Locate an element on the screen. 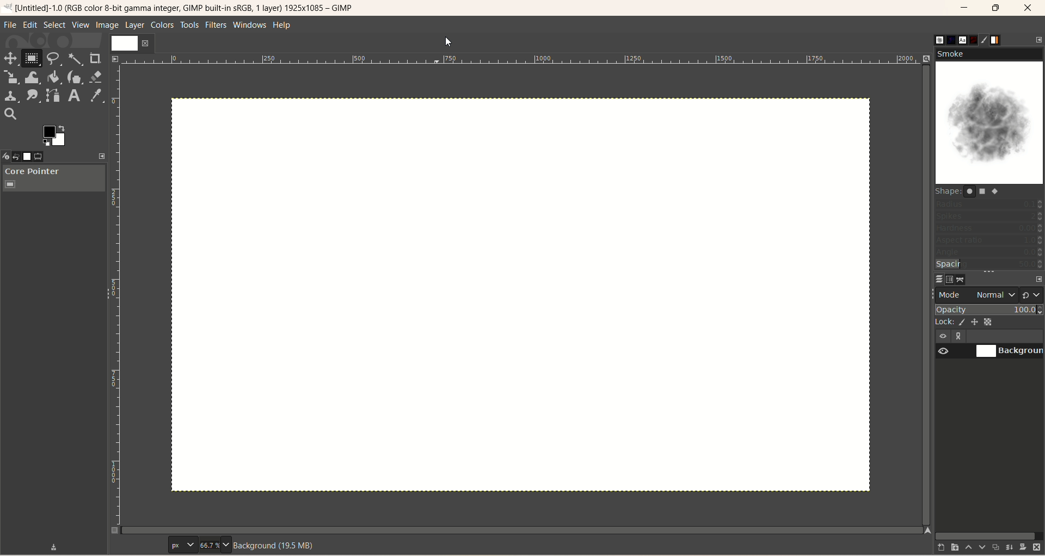  active foreground color is located at coordinates (56, 135).